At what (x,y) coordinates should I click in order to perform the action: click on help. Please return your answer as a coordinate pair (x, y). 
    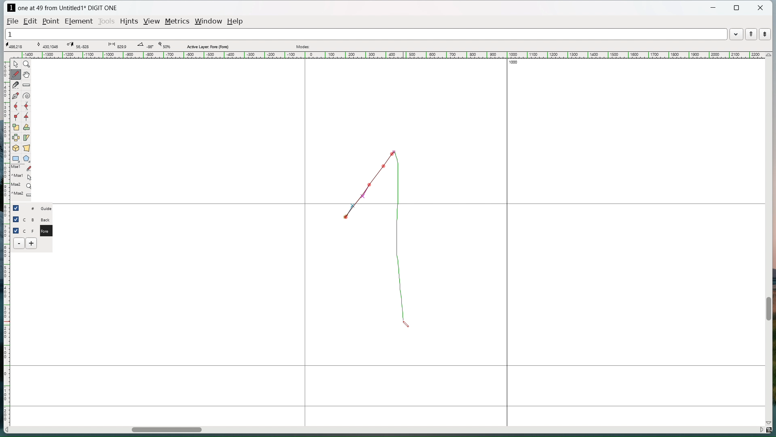
    Looking at the image, I should click on (236, 21).